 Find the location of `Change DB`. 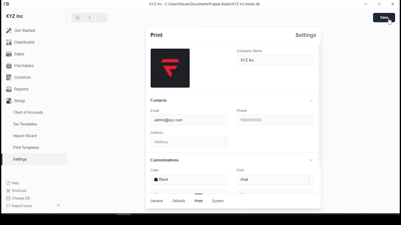

Change DB is located at coordinates (19, 198).